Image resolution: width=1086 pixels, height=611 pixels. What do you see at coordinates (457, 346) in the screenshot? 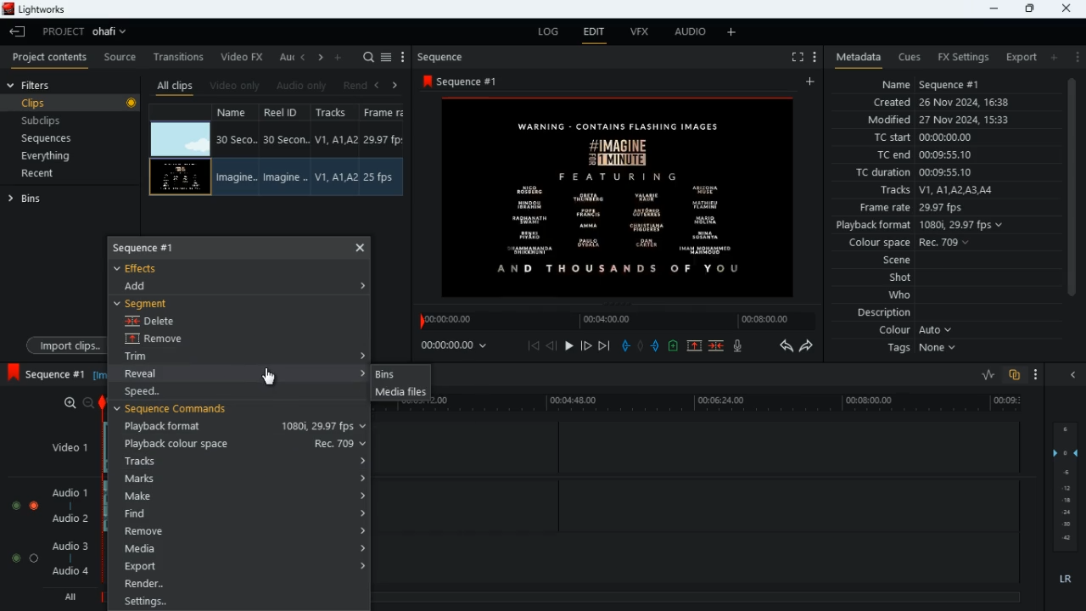
I see `time` at bounding box center [457, 346].